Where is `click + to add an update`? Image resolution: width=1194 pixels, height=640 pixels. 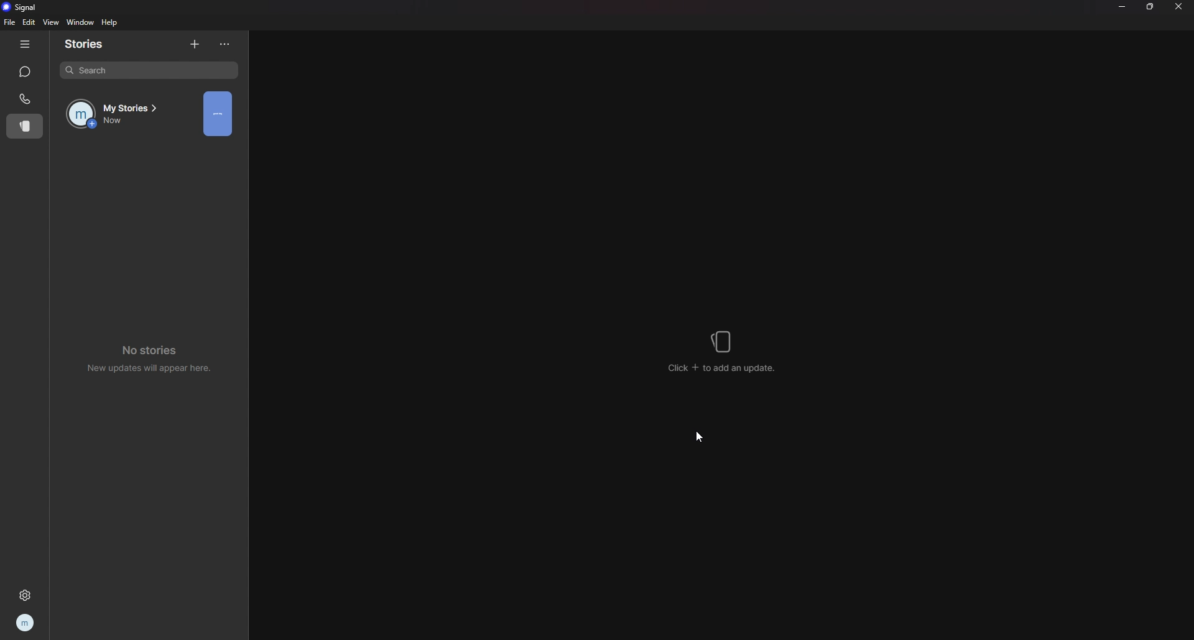
click + to add an update is located at coordinates (724, 352).